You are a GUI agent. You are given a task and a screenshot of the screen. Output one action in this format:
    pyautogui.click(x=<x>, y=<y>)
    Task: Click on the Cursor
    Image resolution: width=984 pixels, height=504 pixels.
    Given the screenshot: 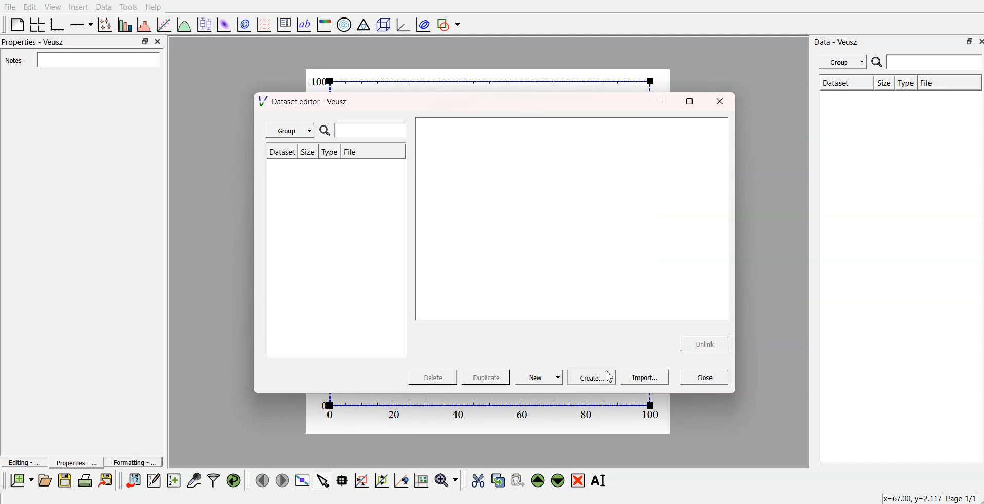 What is the action you would take?
    pyautogui.click(x=603, y=377)
    